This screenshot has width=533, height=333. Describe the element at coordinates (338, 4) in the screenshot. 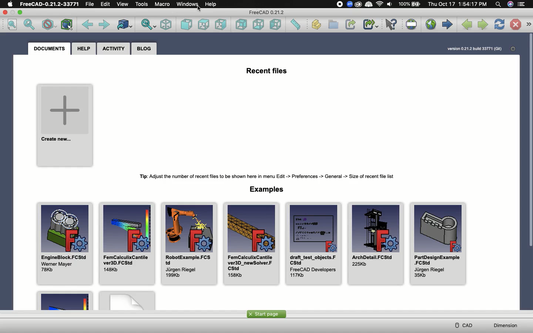

I see `Recording` at that location.